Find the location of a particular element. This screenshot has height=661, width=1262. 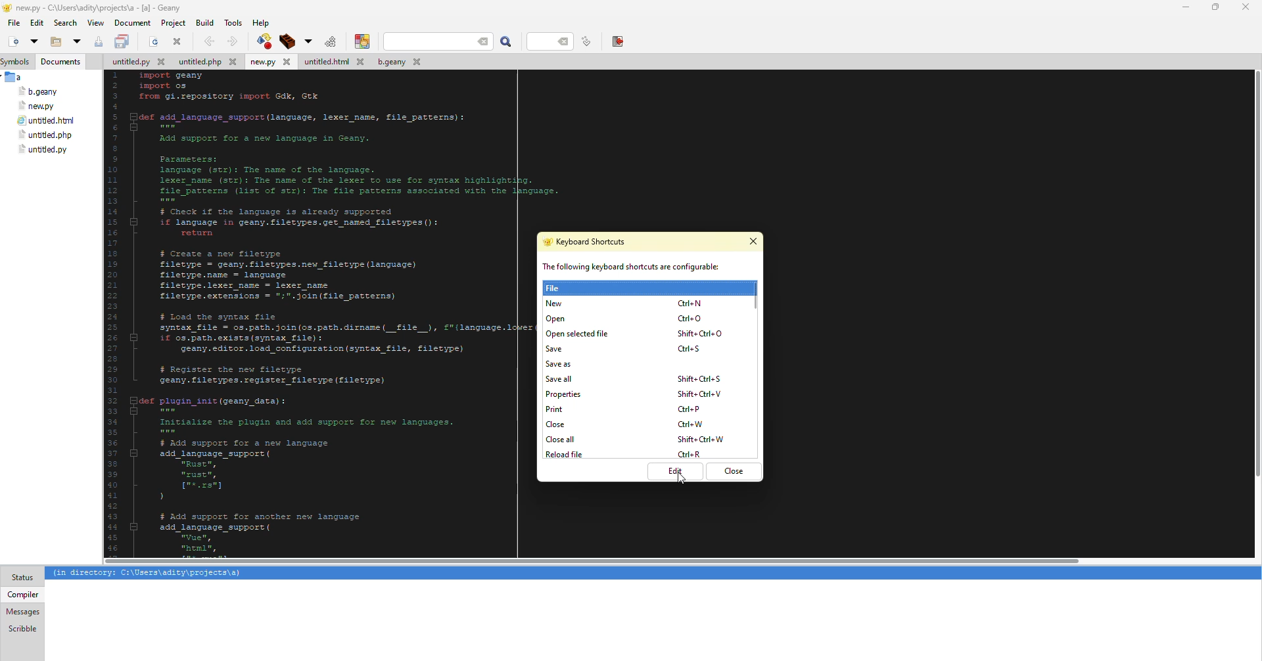

shortcut is located at coordinates (703, 438).